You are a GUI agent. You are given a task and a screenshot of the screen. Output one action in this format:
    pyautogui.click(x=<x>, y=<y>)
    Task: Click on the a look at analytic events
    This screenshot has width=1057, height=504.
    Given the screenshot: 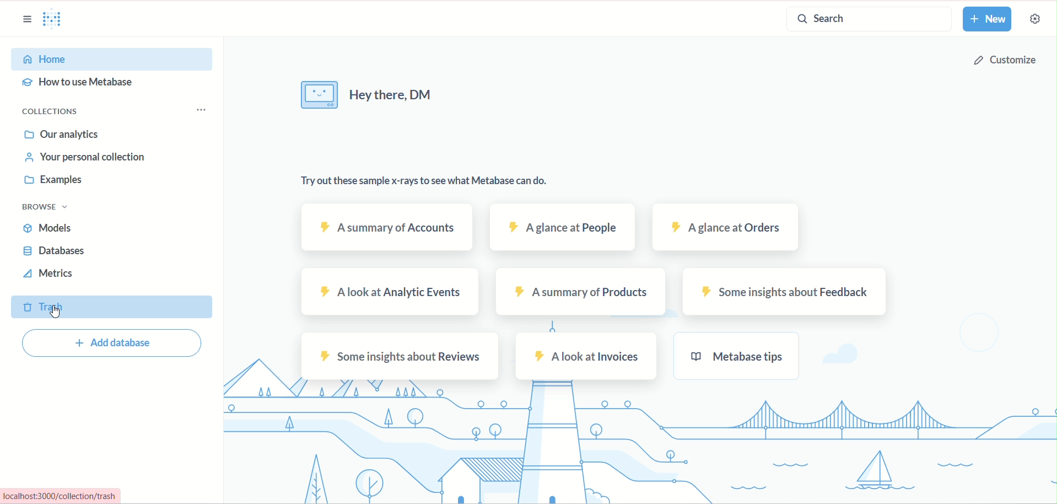 What is the action you would take?
    pyautogui.click(x=396, y=291)
    